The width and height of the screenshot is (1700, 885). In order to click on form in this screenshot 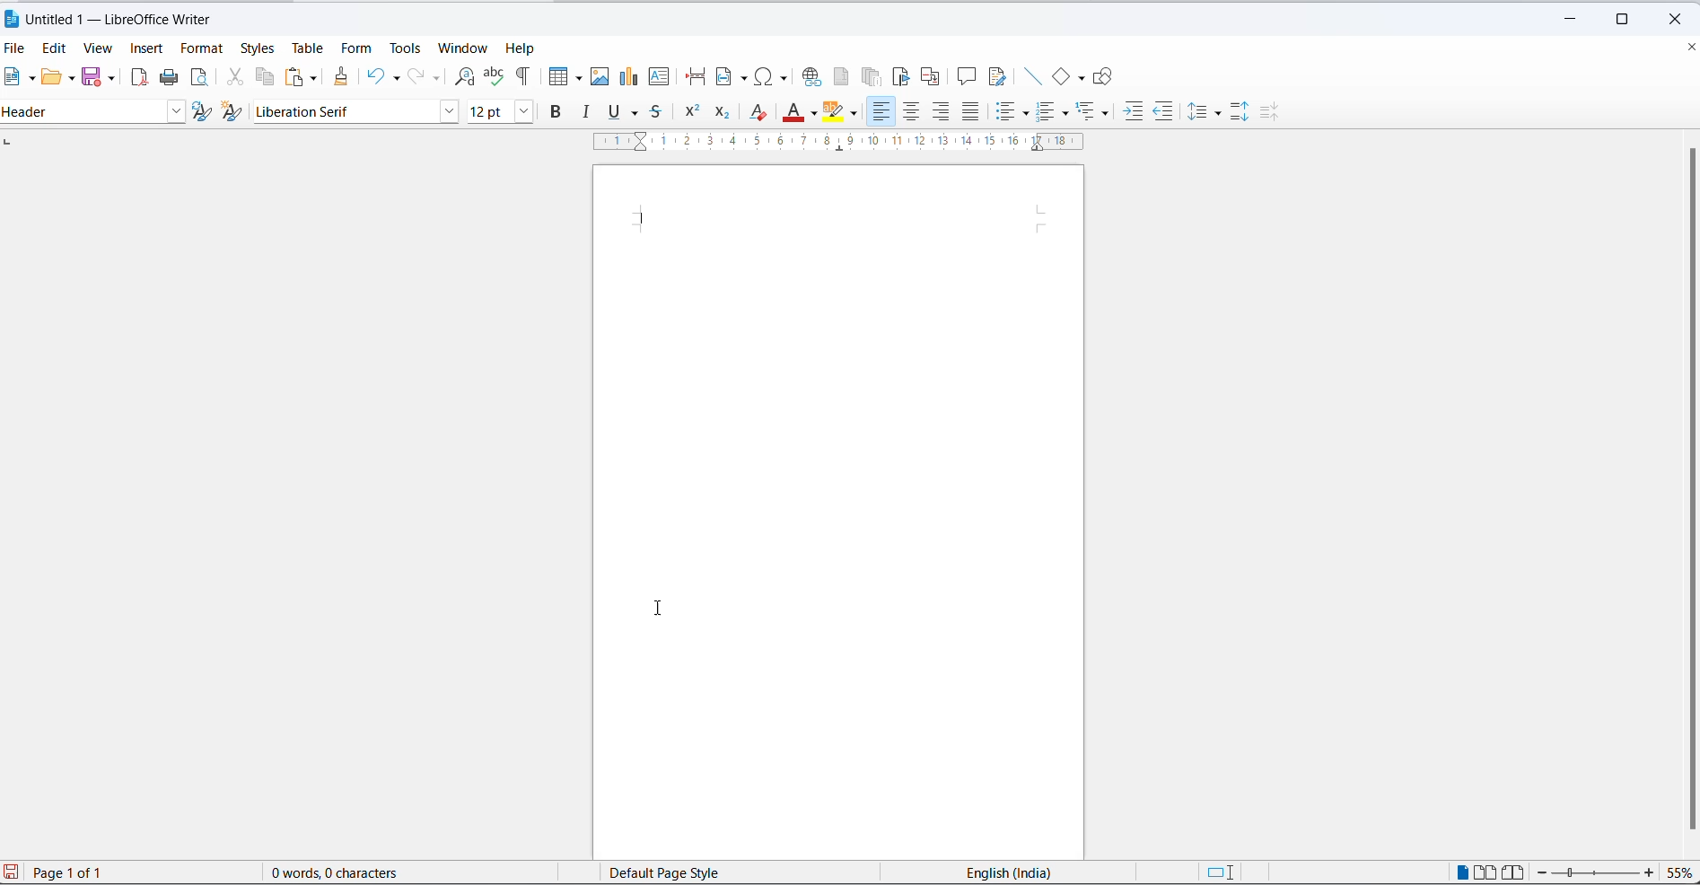, I will do `click(359, 48)`.